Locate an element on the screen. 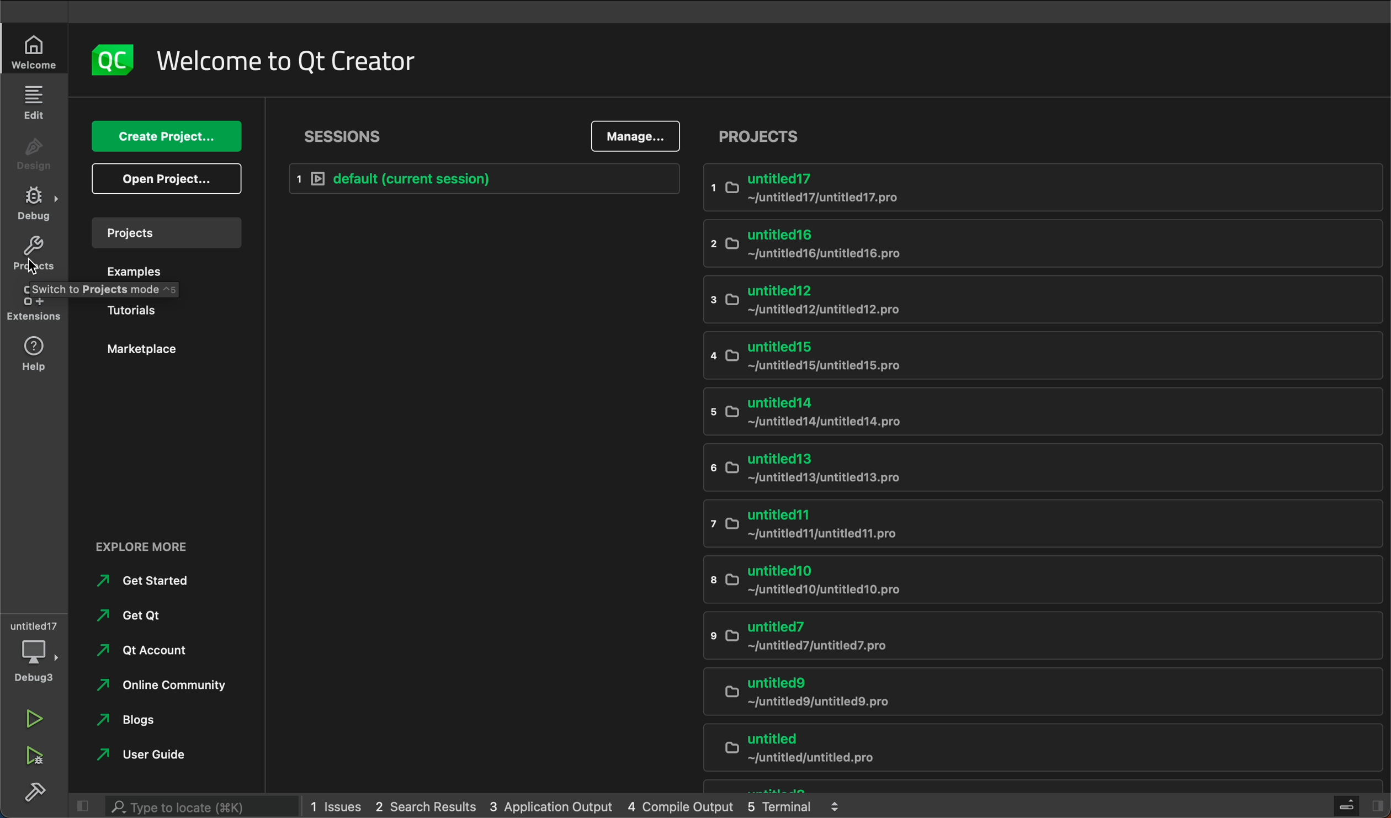  untitled is located at coordinates (1042, 748).